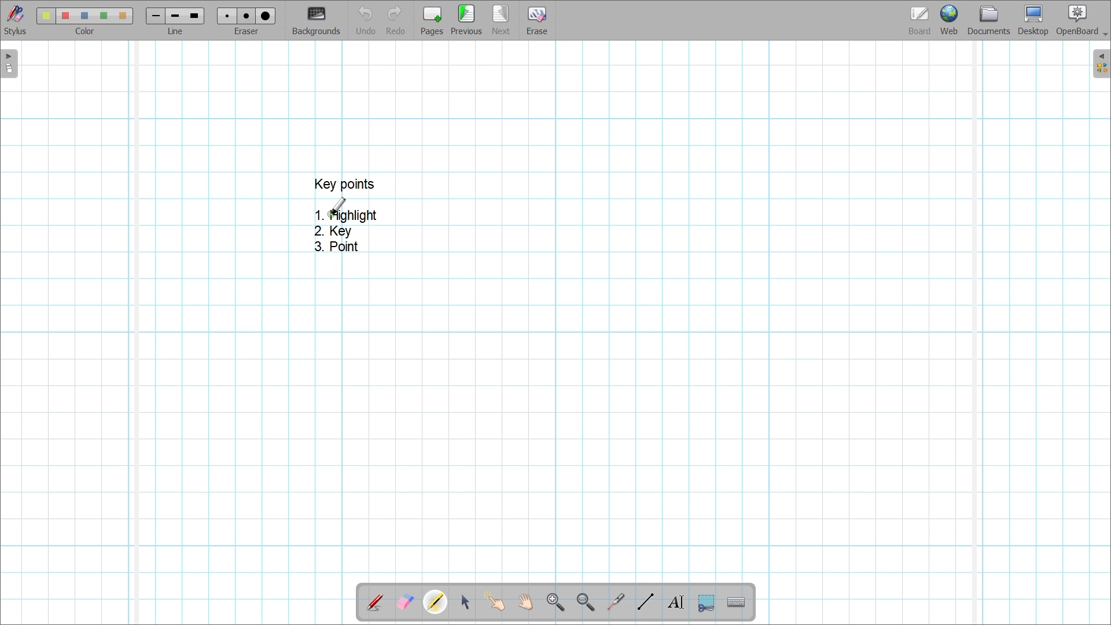  What do you see at coordinates (556, 603) in the screenshot?
I see `Zoom in` at bounding box center [556, 603].